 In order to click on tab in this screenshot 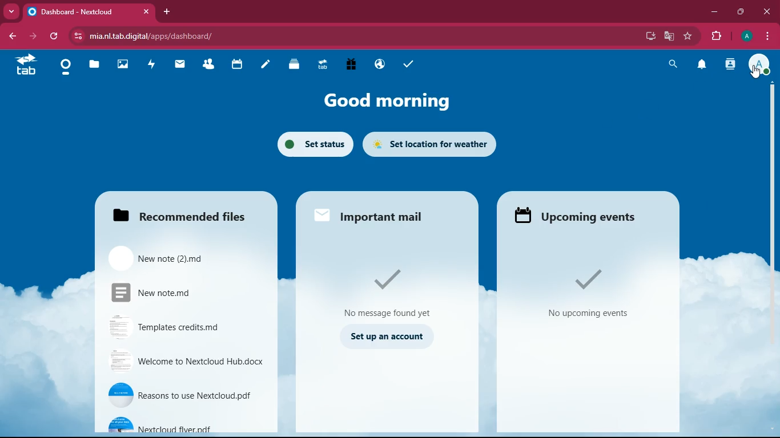, I will do `click(29, 66)`.